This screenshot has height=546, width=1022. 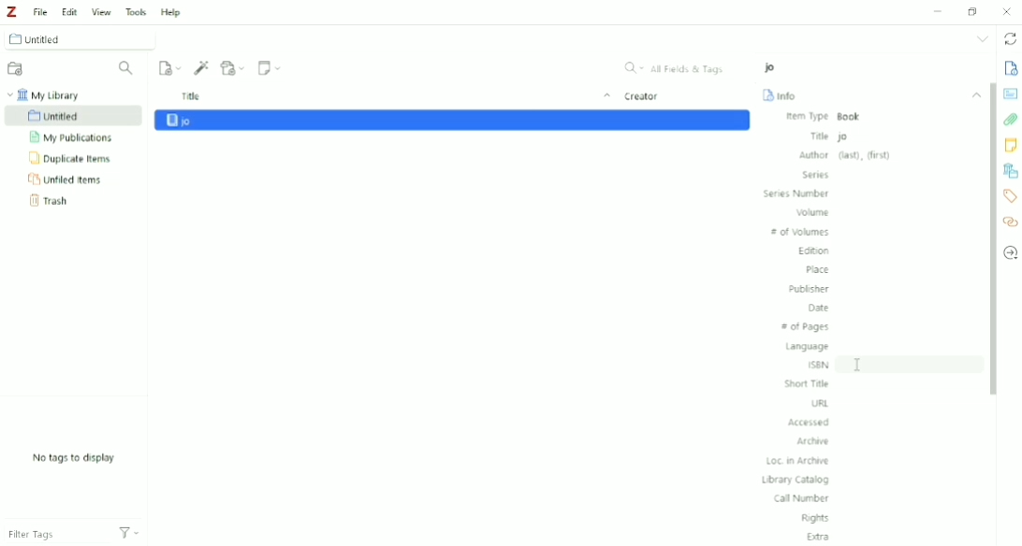 What do you see at coordinates (451, 121) in the screenshot?
I see `jo` at bounding box center [451, 121].